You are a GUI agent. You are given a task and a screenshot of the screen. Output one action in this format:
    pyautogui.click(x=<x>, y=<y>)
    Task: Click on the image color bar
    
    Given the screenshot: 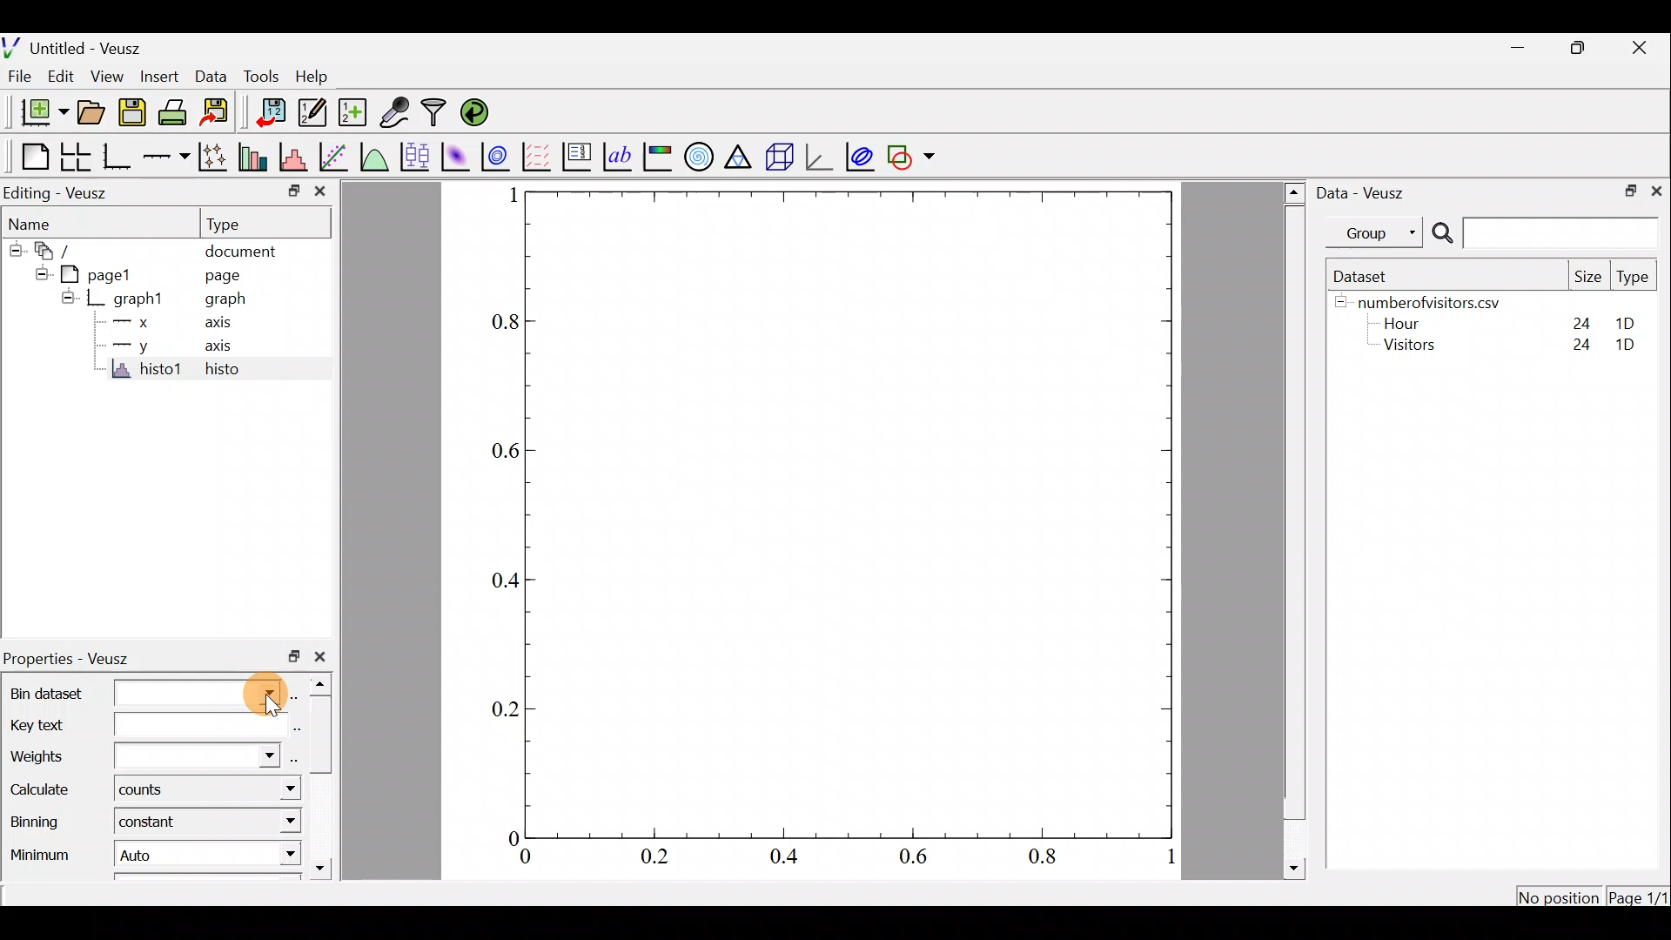 What is the action you would take?
    pyautogui.click(x=658, y=157)
    